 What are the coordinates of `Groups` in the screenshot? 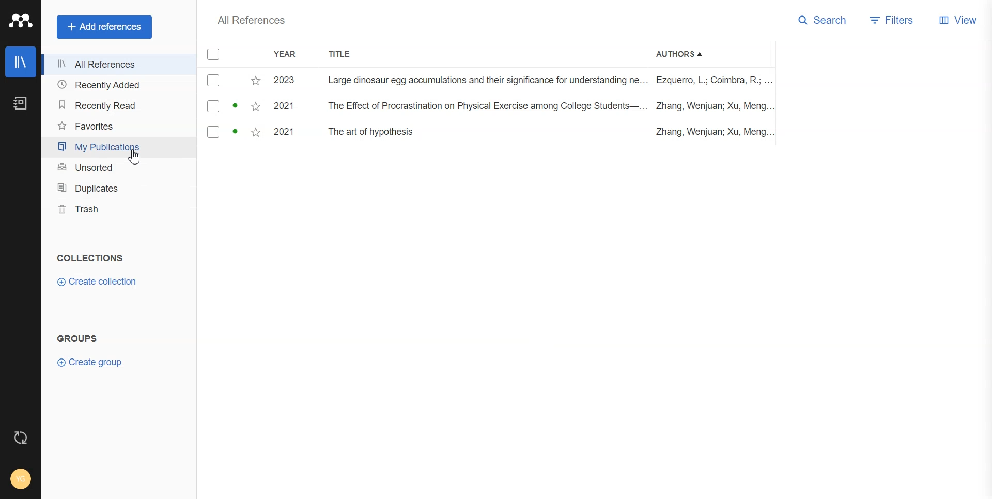 It's located at (79, 338).